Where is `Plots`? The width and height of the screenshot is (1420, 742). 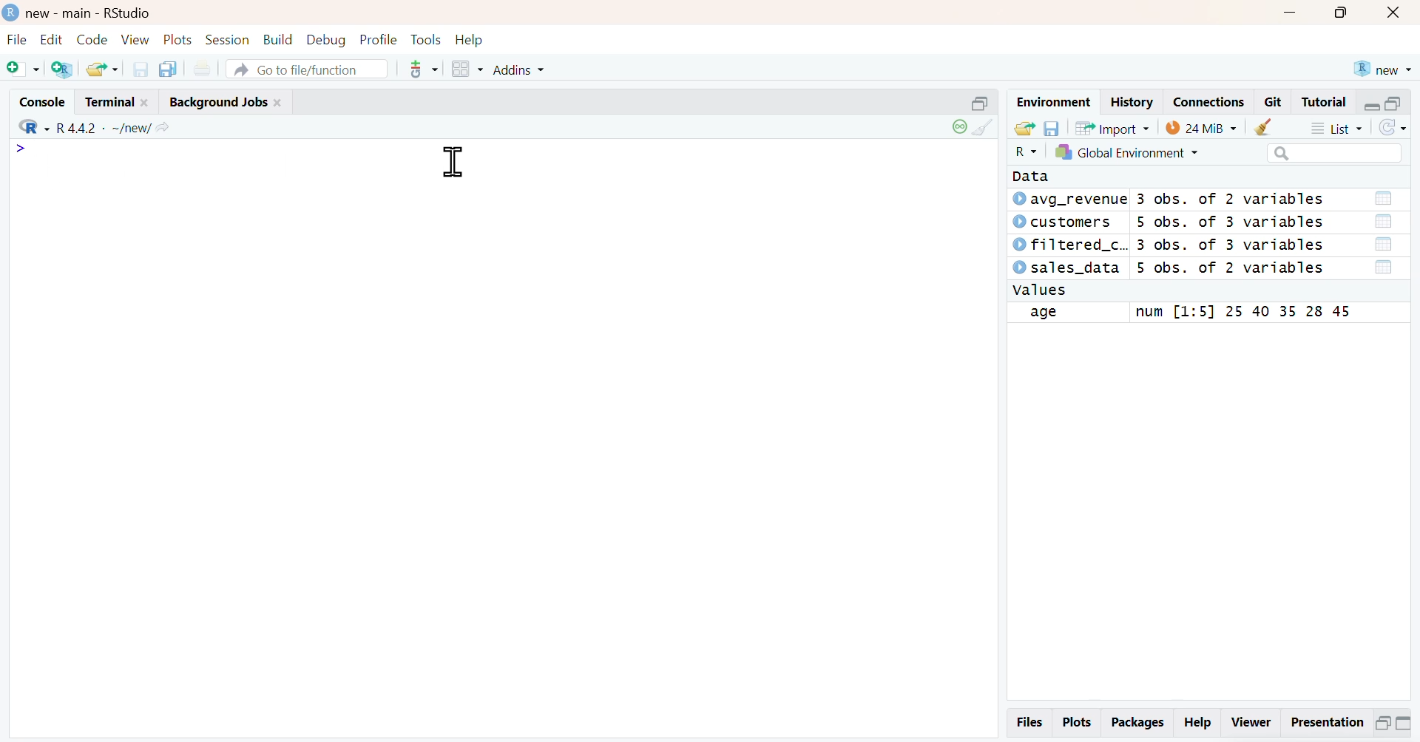 Plots is located at coordinates (1077, 723).